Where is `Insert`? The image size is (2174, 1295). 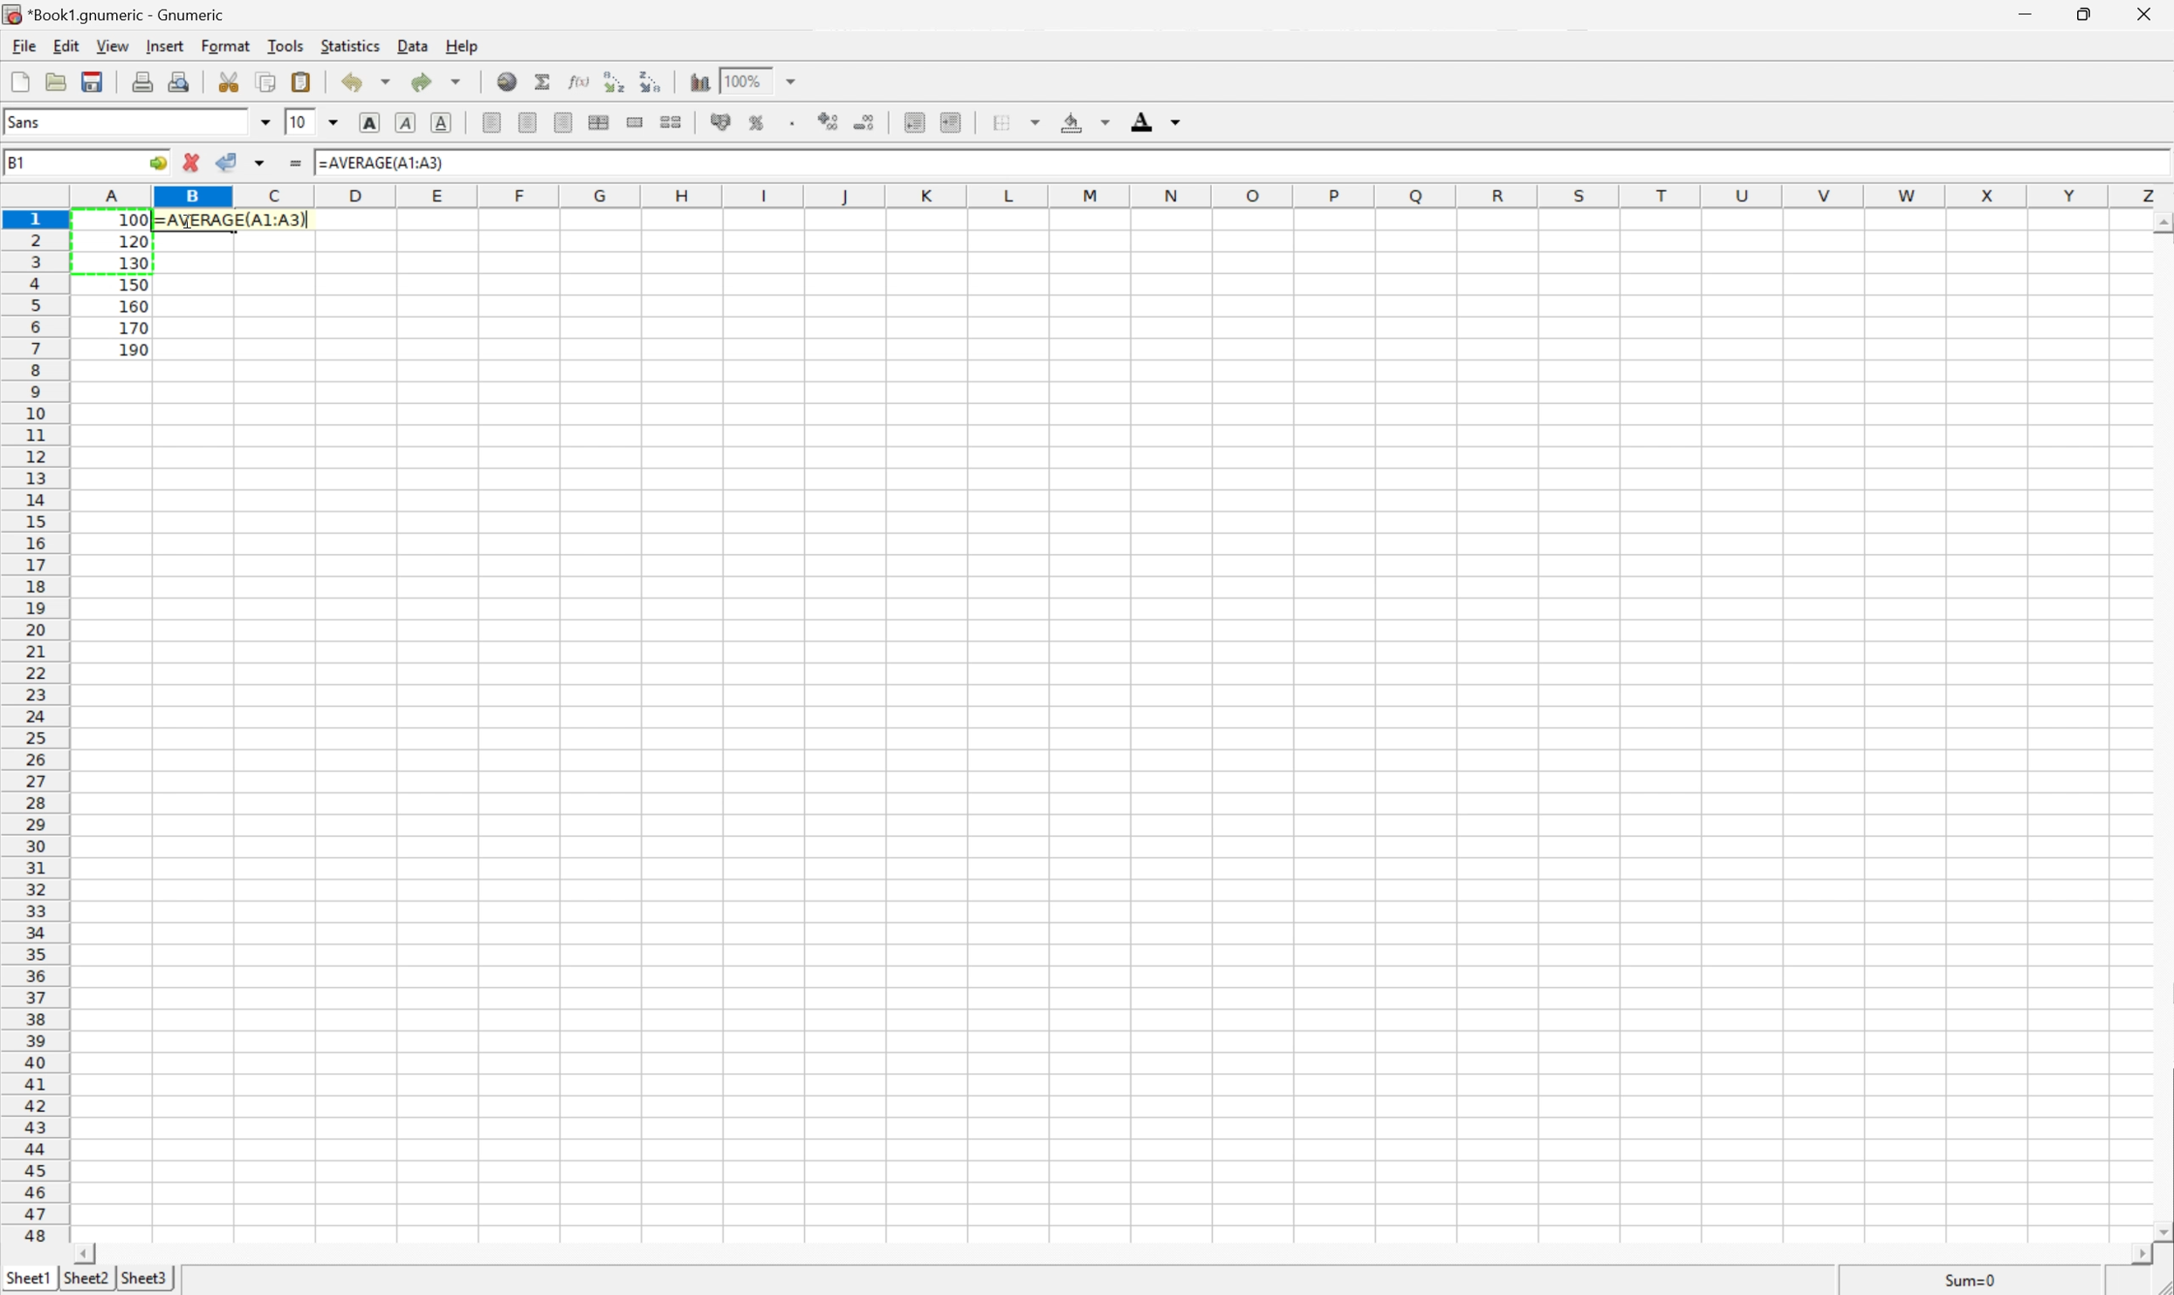
Insert is located at coordinates (166, 45).